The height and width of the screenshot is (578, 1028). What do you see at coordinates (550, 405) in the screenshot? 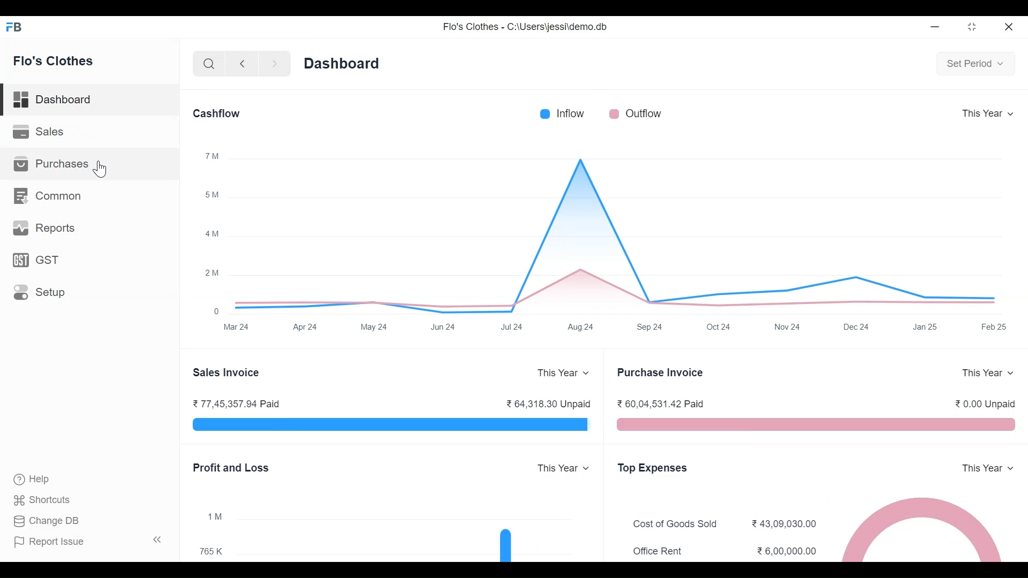
I see `64,318.30 Unpaid` at bounding box center [550, 405].